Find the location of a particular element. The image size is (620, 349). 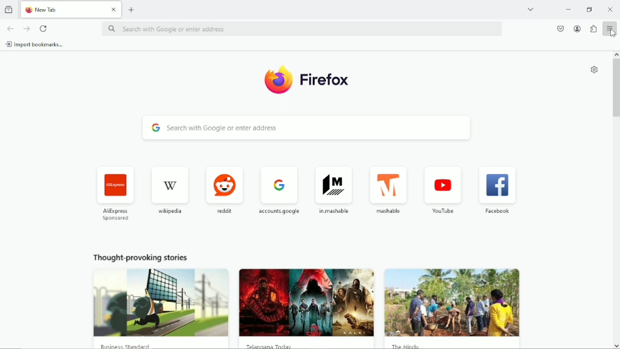

reload the current tab is located at coordinates (44, 28).